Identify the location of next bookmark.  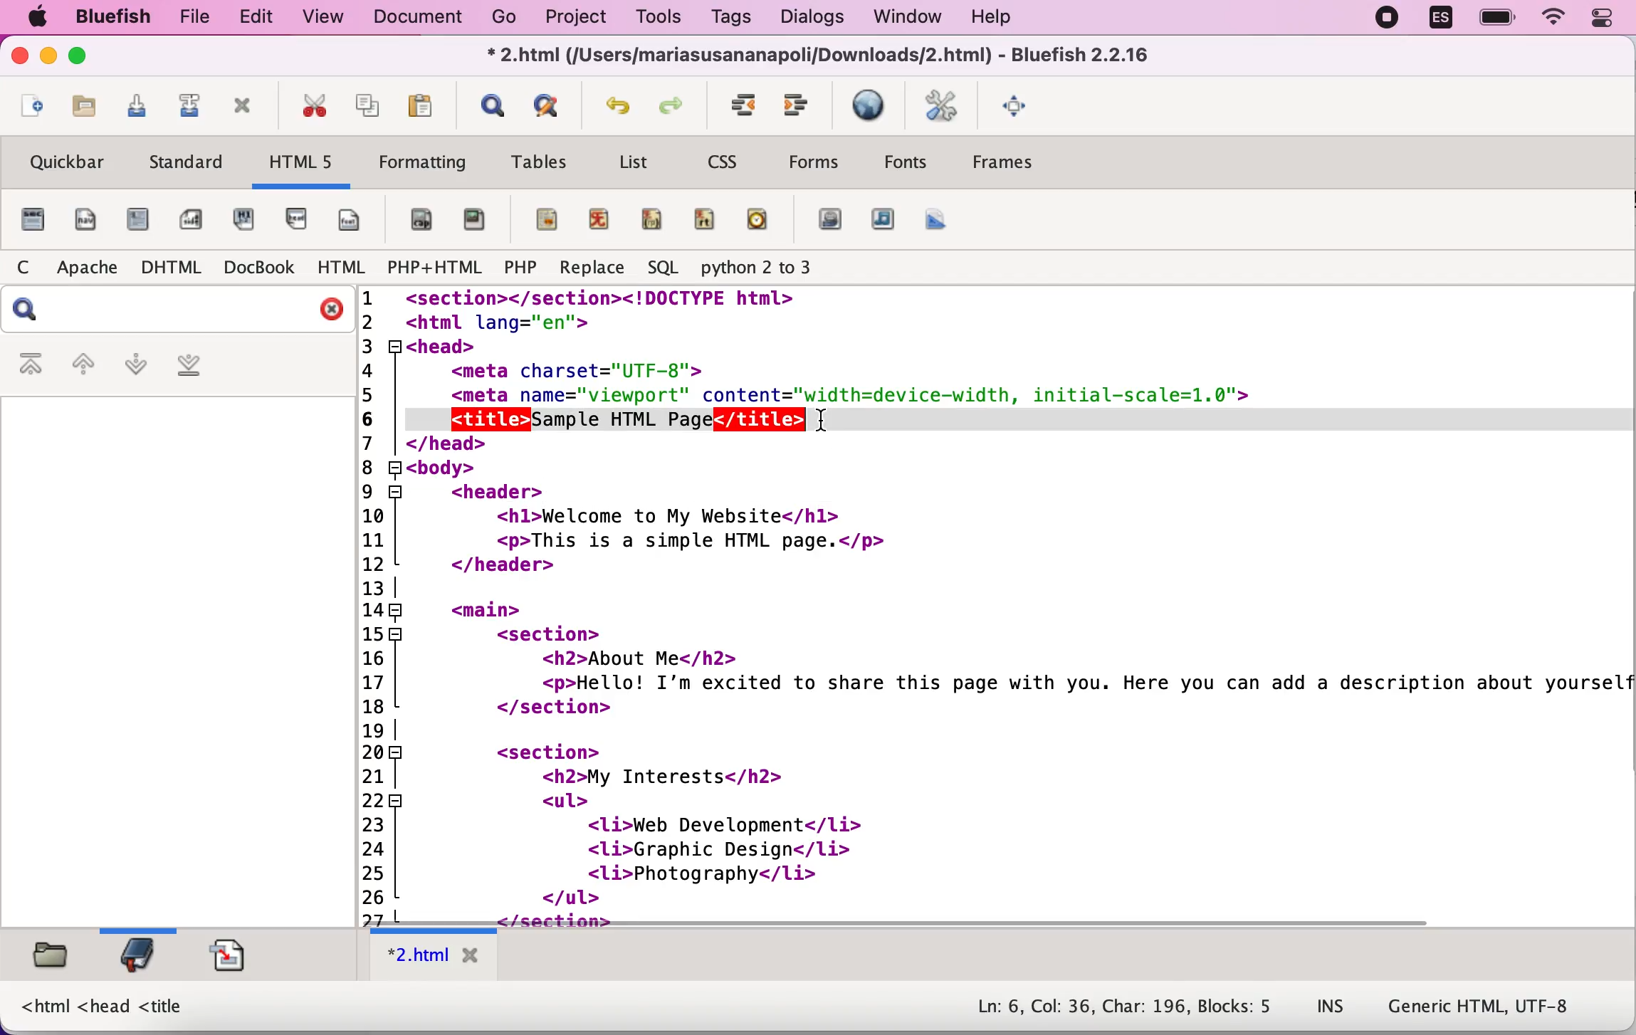
(137, 367).